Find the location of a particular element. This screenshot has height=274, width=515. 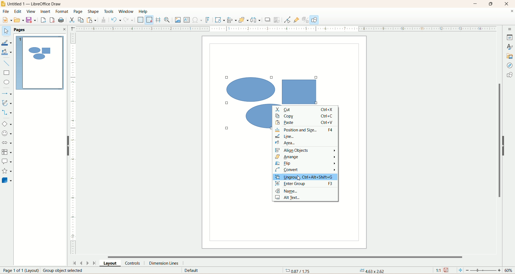

fill color is located at coordinates (8, 52).